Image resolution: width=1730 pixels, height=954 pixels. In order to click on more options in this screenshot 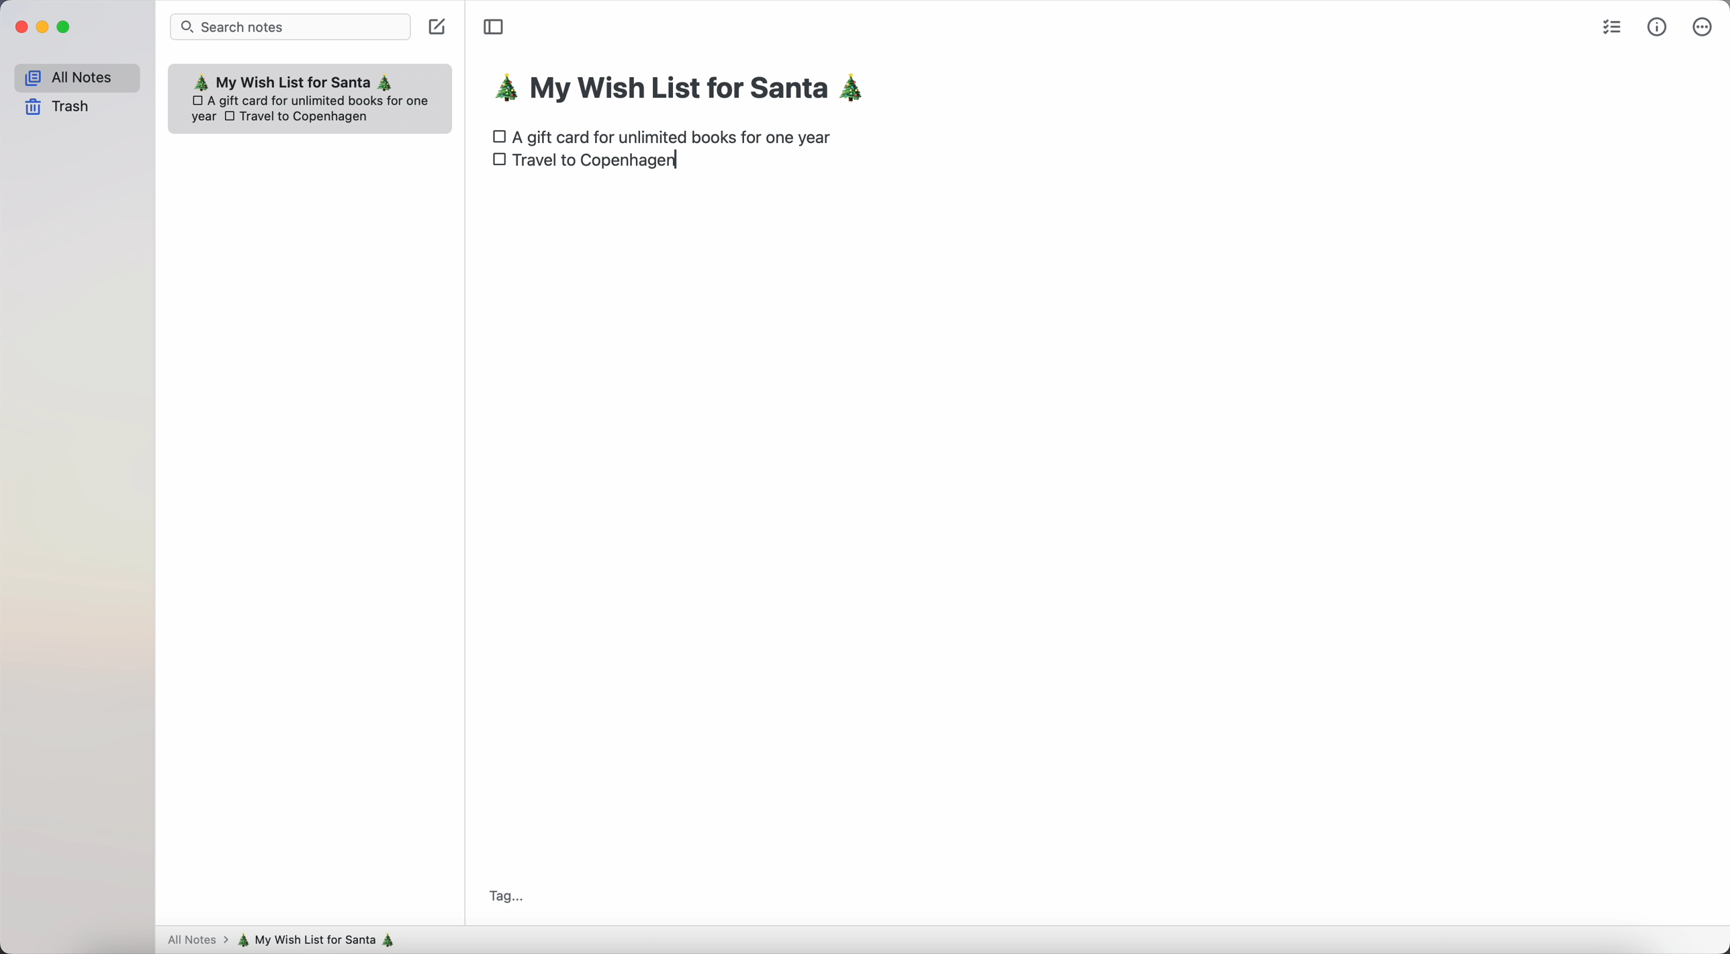, I will do `click(1702, 26)`.